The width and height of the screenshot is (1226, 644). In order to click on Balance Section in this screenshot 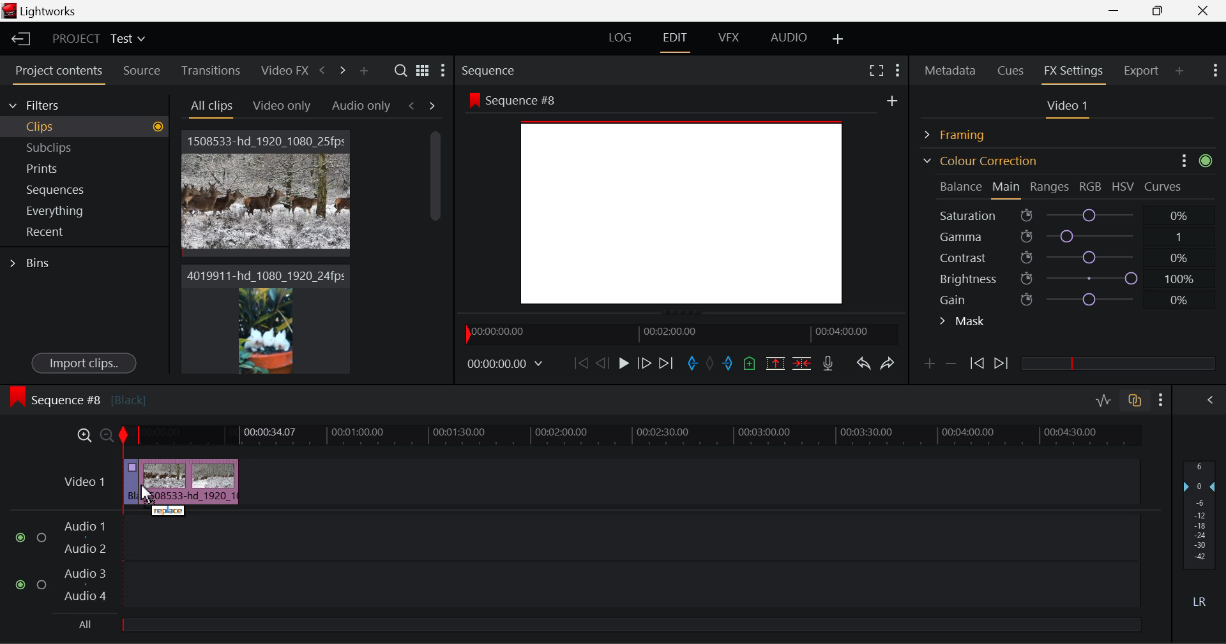, I will do `click(962, 186)`.